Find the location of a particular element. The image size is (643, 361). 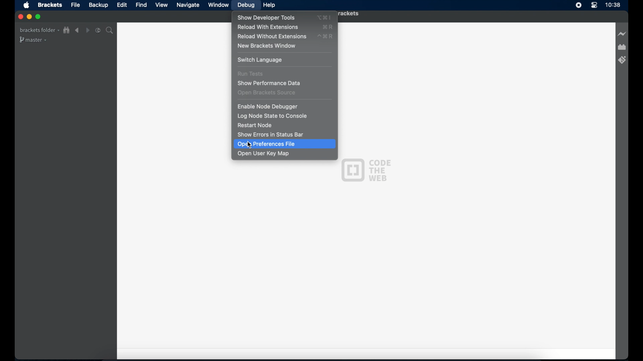

log node state to console is located at coordinates (272, 116).